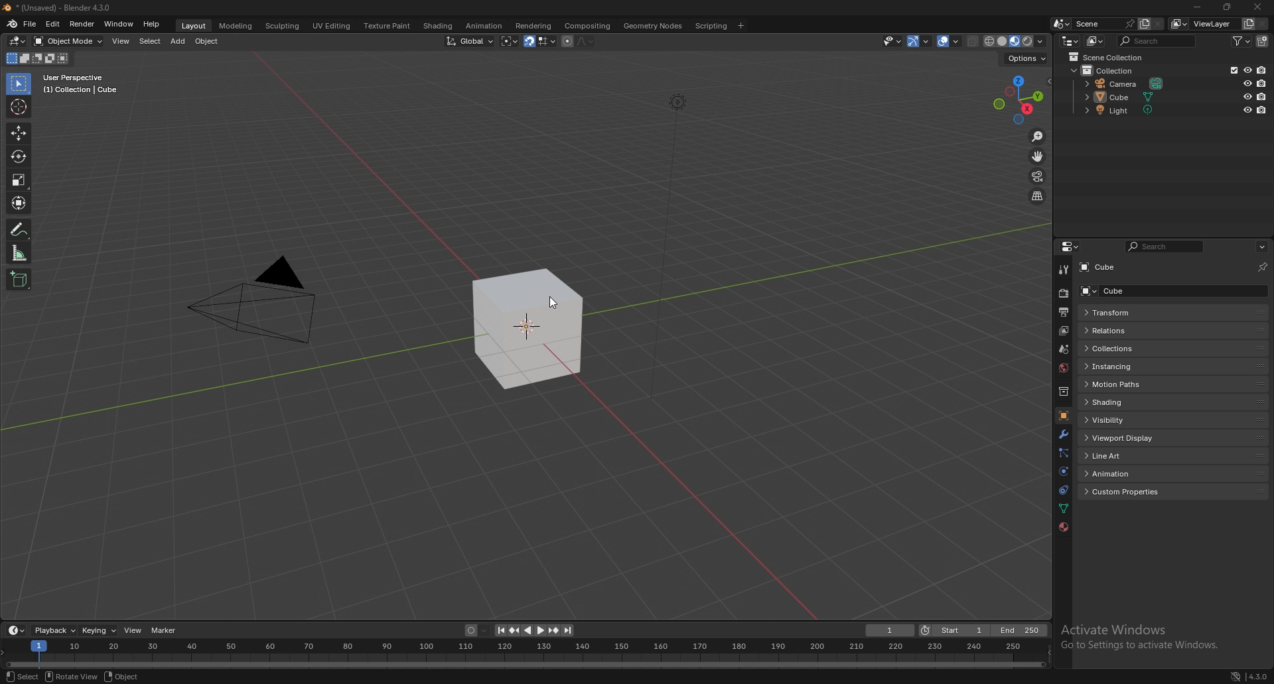 The image size is (1274, 684). What do you see at coordinates (1172, 384) in the screenshot?
I see `motion paths` at bounding box center [1172, 384].